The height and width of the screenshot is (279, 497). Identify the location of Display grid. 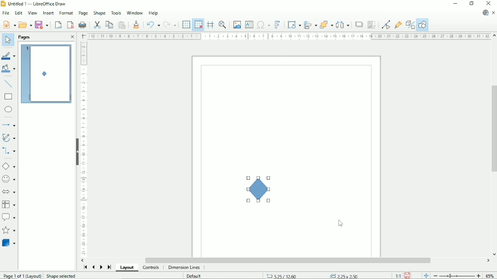
(186, 25).